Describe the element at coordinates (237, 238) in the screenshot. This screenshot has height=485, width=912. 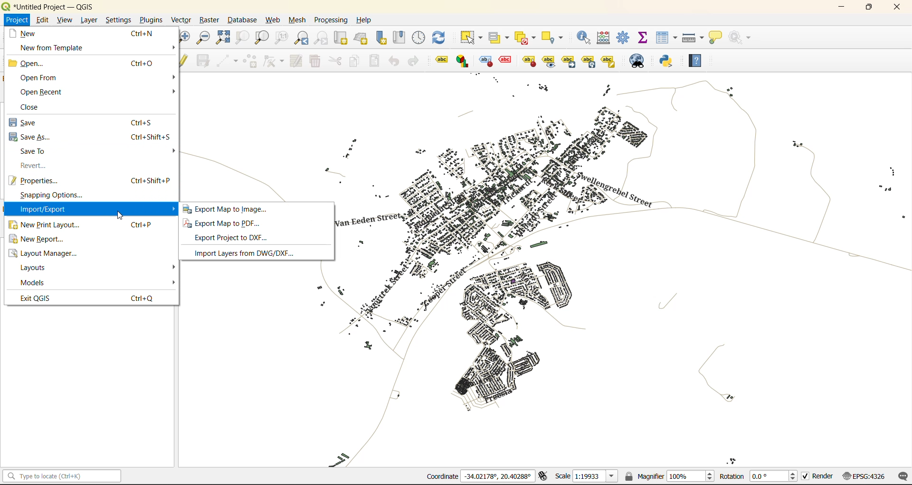
I see `export project to dxf` at that location.